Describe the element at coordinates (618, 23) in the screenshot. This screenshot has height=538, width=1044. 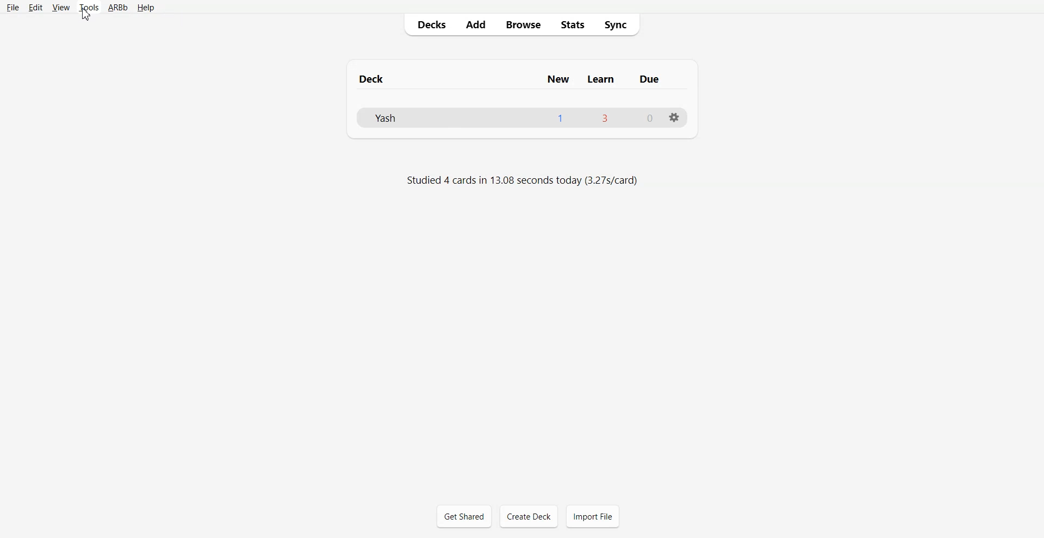
I see `Sync` at that location.